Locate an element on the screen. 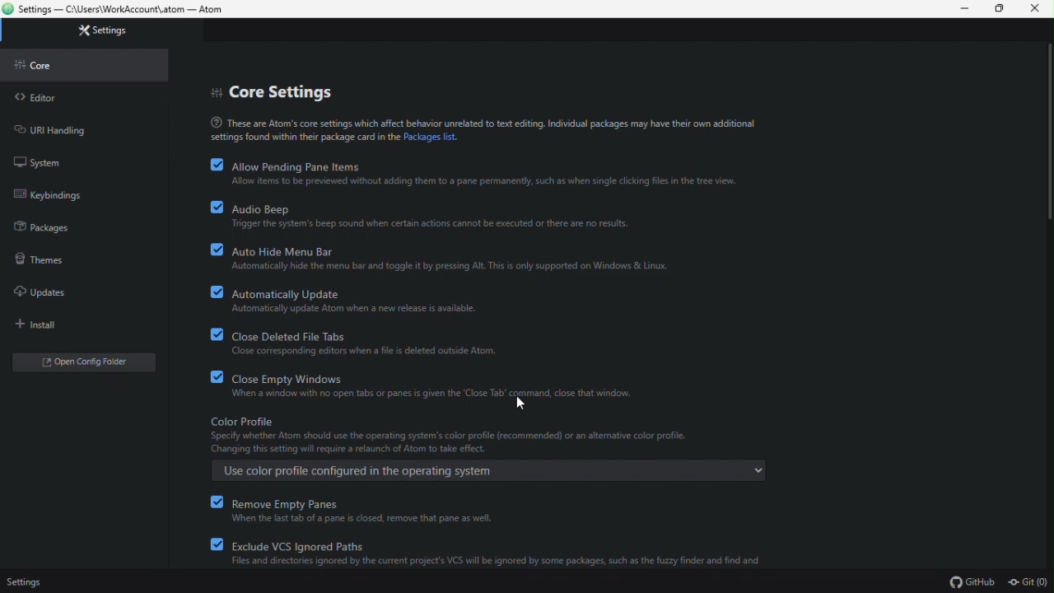 The width and height of the screenshot is (1054, 593). system is located at coordinates (37, 161).